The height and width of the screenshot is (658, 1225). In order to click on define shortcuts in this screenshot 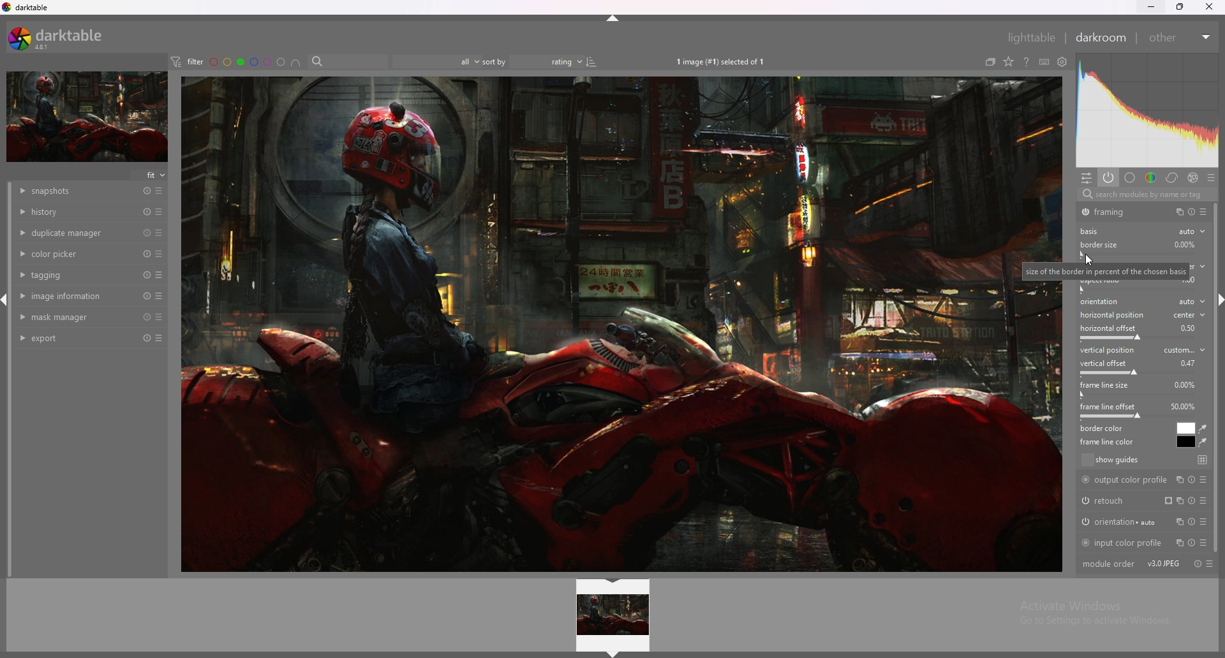, I will do `click(1044, 62)`.